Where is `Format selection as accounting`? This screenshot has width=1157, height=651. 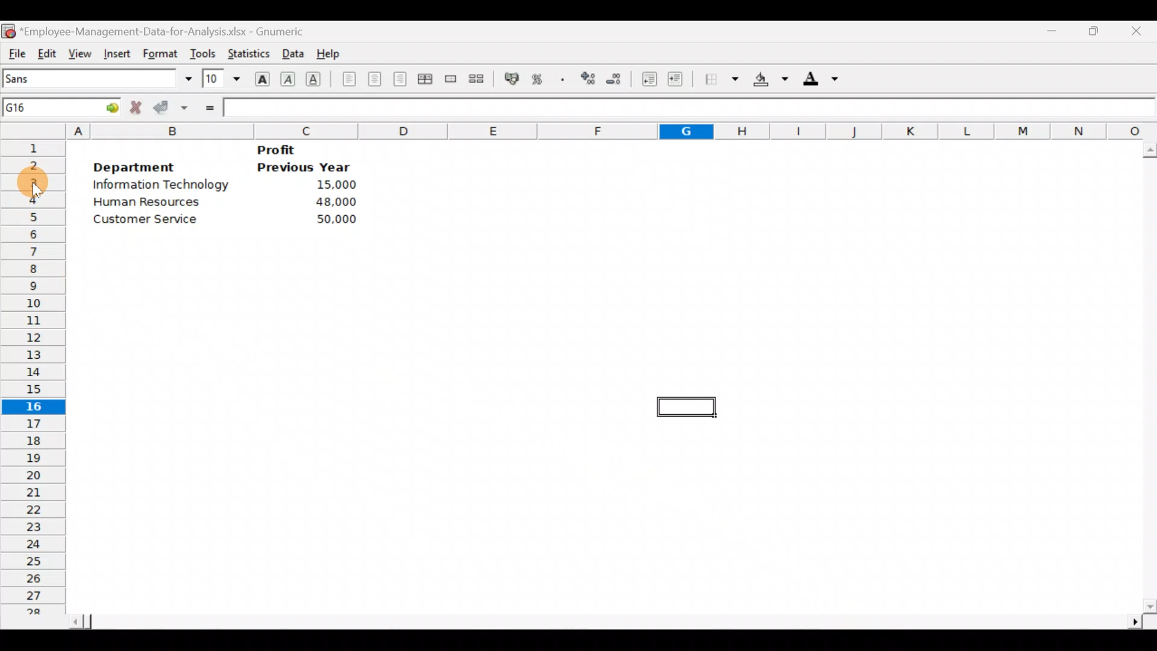
Format selection as accounting is located at coordinates (512, 77).